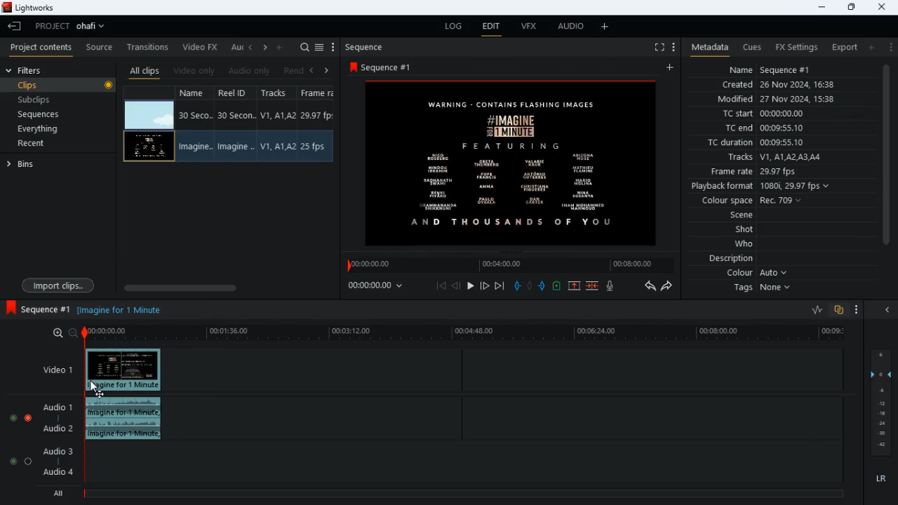  I want to click on audio clip inserted into timeline, so click(126, 420).